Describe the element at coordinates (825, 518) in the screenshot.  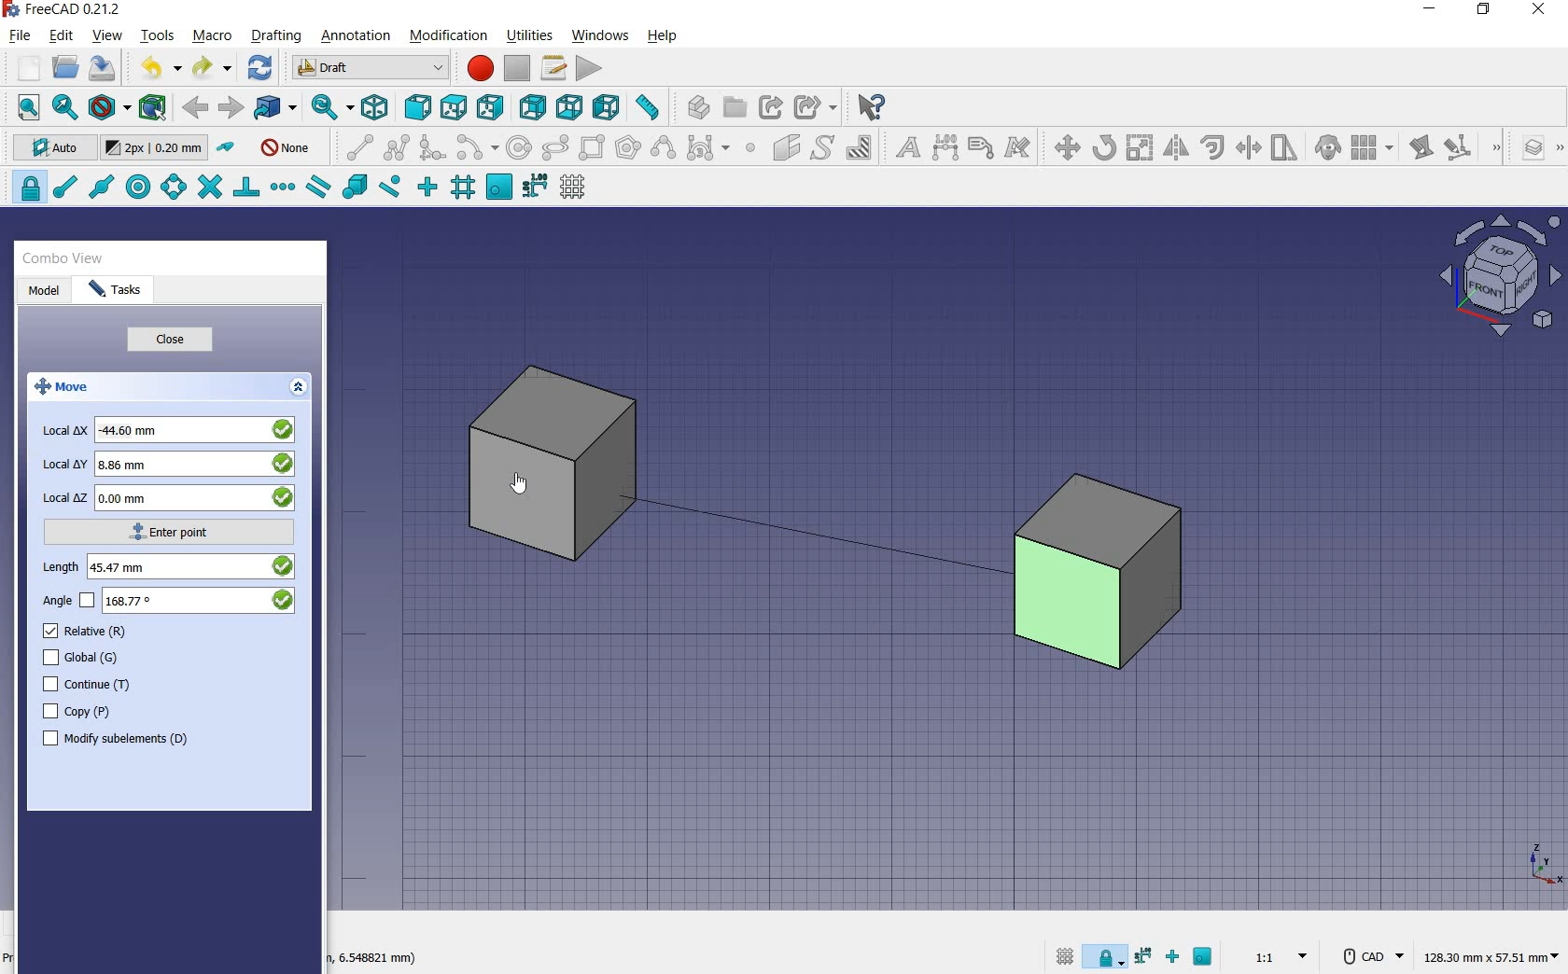
I see `moving cube from current position` at that location.